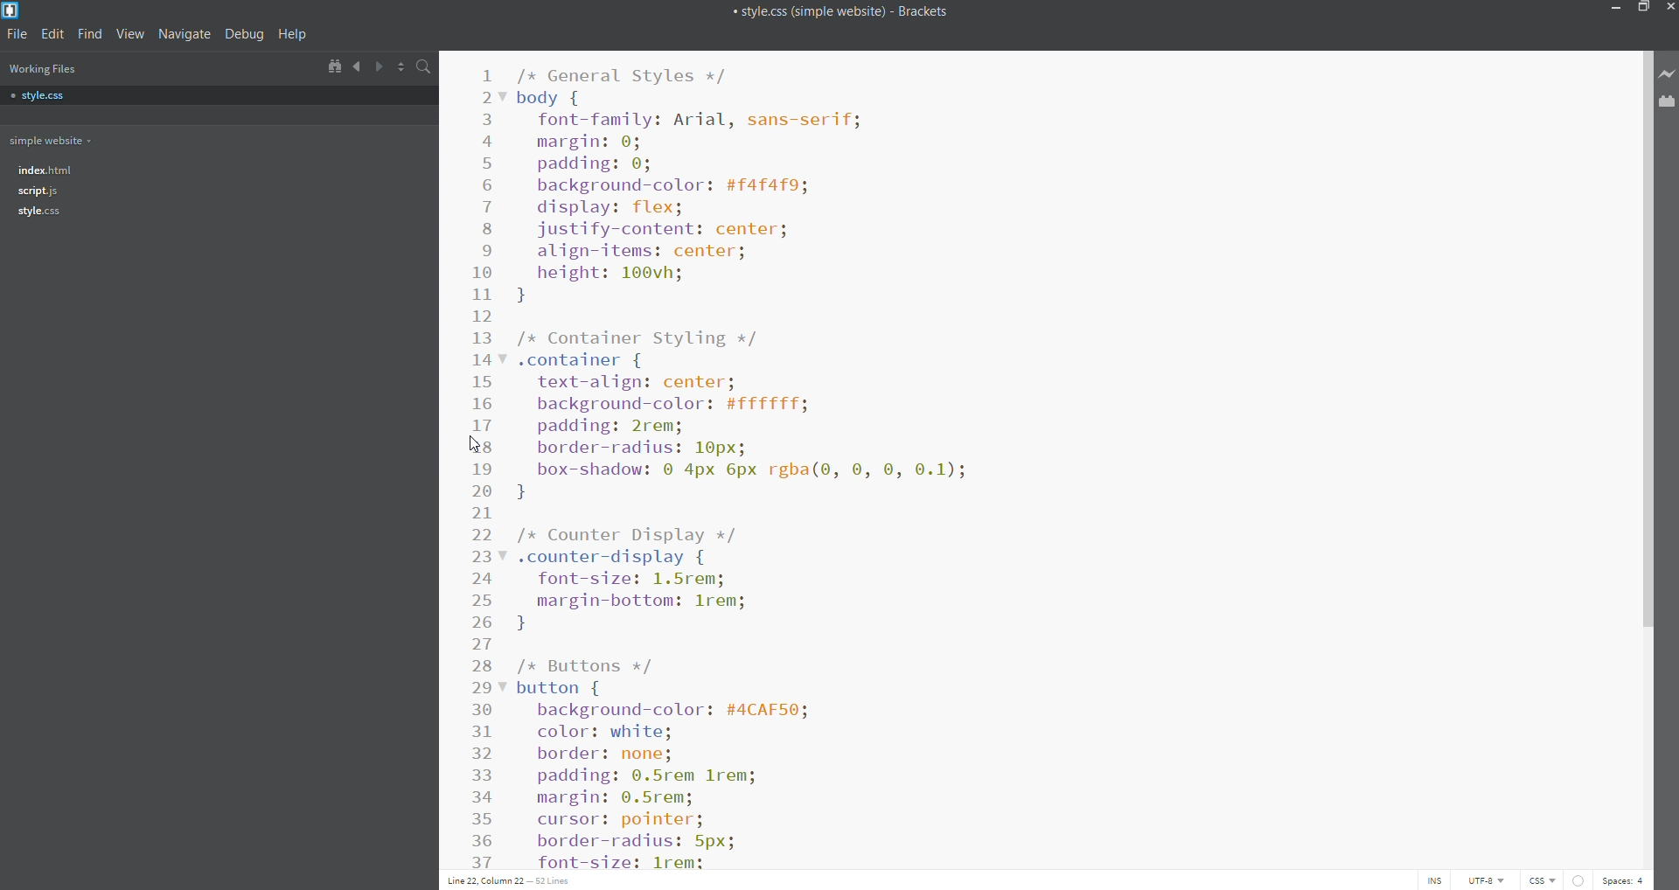 This screenshot has height=890, width=1679. I want to click on search, so click(426, 67).